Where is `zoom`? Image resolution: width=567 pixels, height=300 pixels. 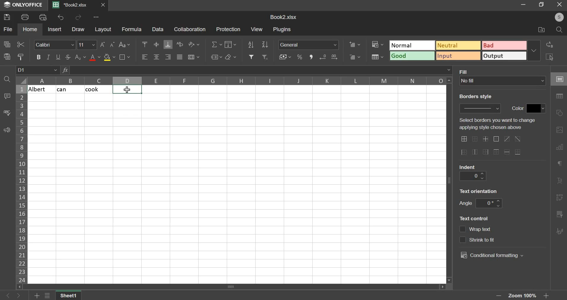
zoom is located at coordinates (522, 295).